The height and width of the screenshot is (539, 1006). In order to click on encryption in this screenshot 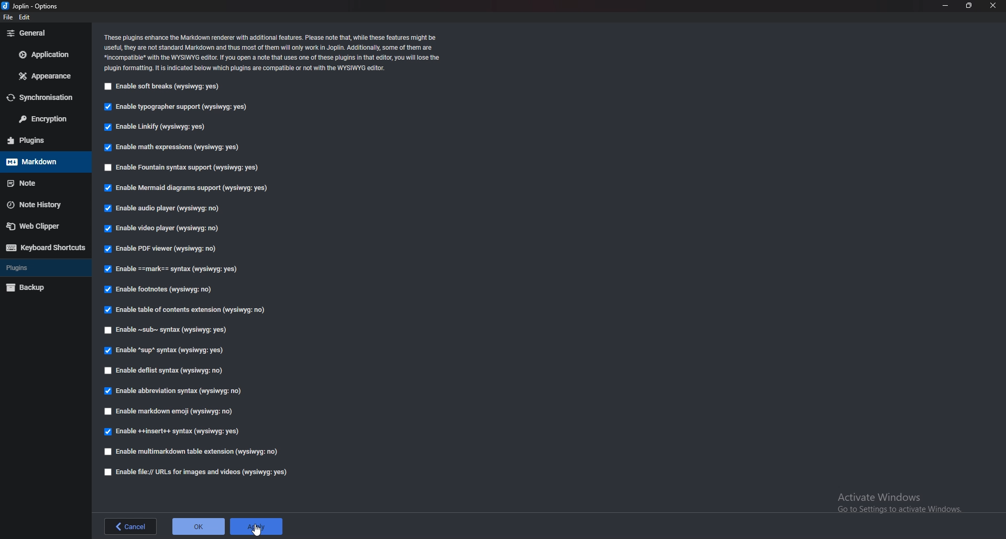, I will do `click(47, 118)`.